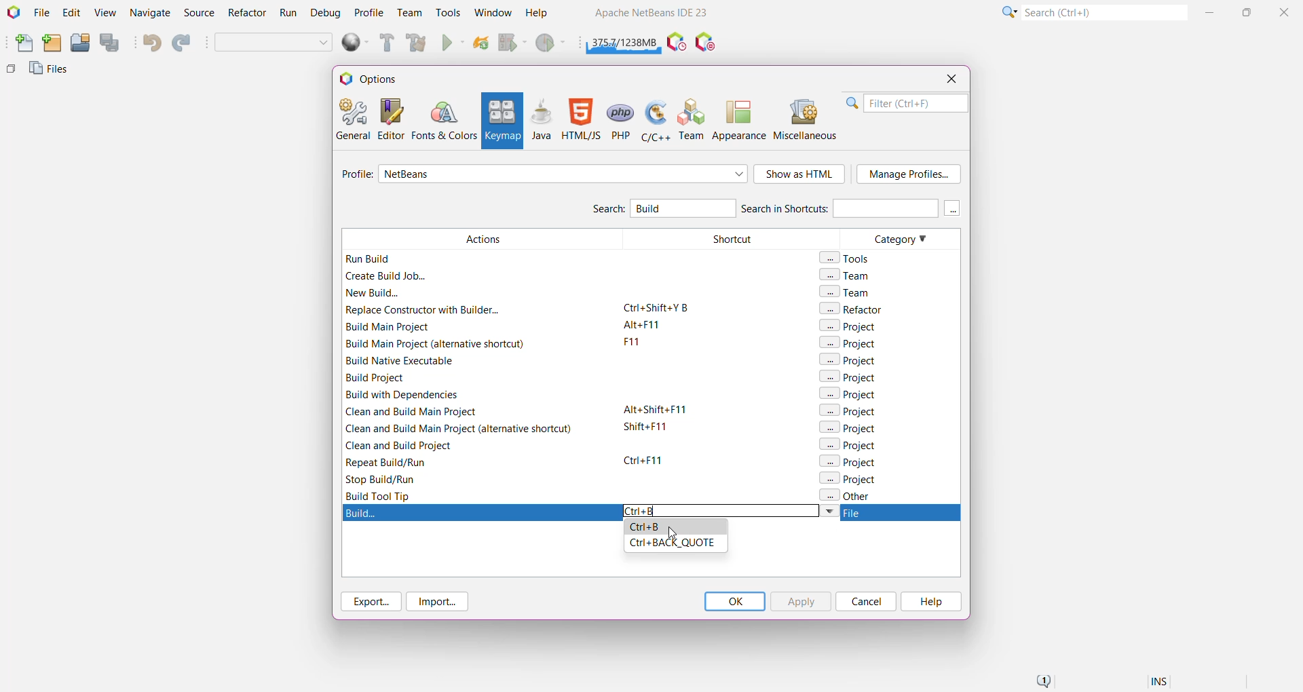 This screenshot has width=1303, height=692. Describe the element at coordinates (800, 601) in the screenshot. I see `Apply` at that location.